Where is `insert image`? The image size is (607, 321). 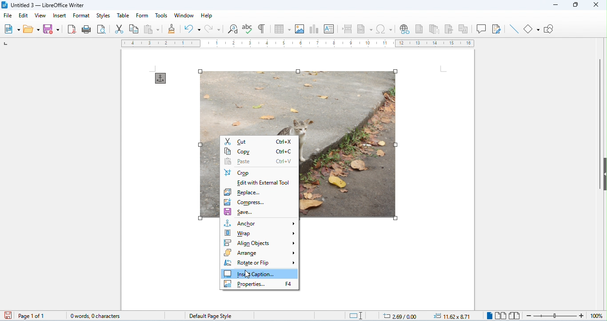
insert image is located at coordinates (300, 29).